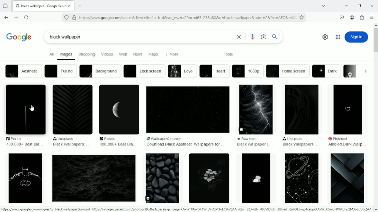  Describe the element at coordinates (187, 18) in the screenshot. I see `https://www.google.com/search client=firefox-b-d&sca_esv=a29bcbd63 c283a80&q back+wallpaper &udm=2&fbs=aeqnmoa` at that location.